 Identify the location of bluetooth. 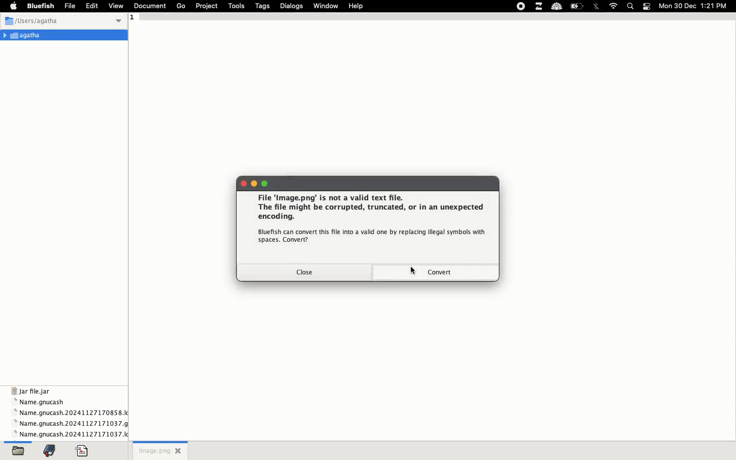
(597, 6).